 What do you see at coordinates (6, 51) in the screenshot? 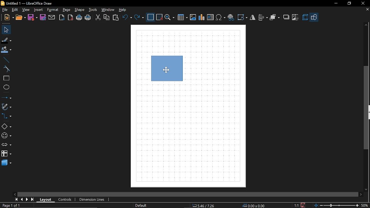
I see `Fill color` at bounding box center [6, 51].